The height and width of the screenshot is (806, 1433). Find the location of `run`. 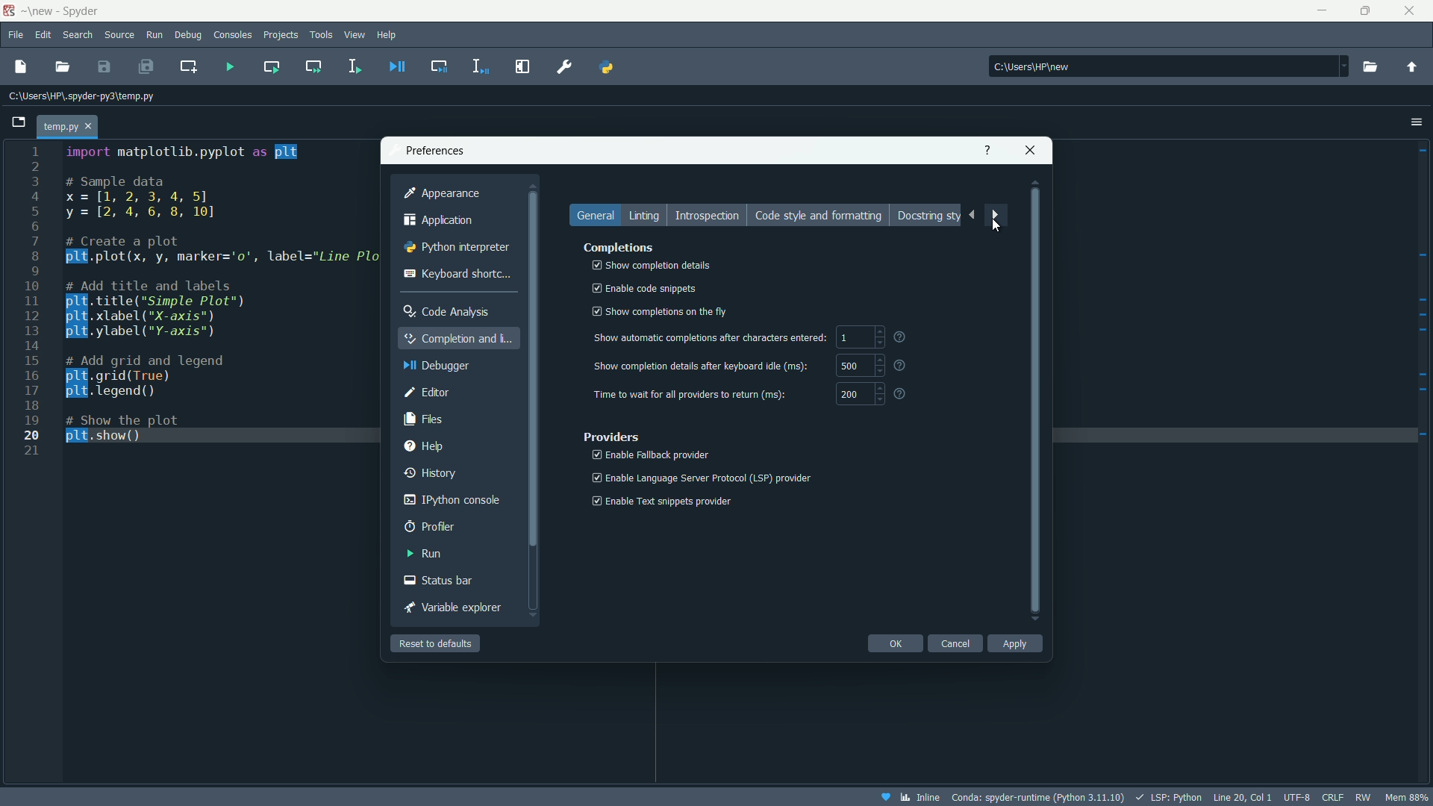

run is located at coordinates (154, 36).